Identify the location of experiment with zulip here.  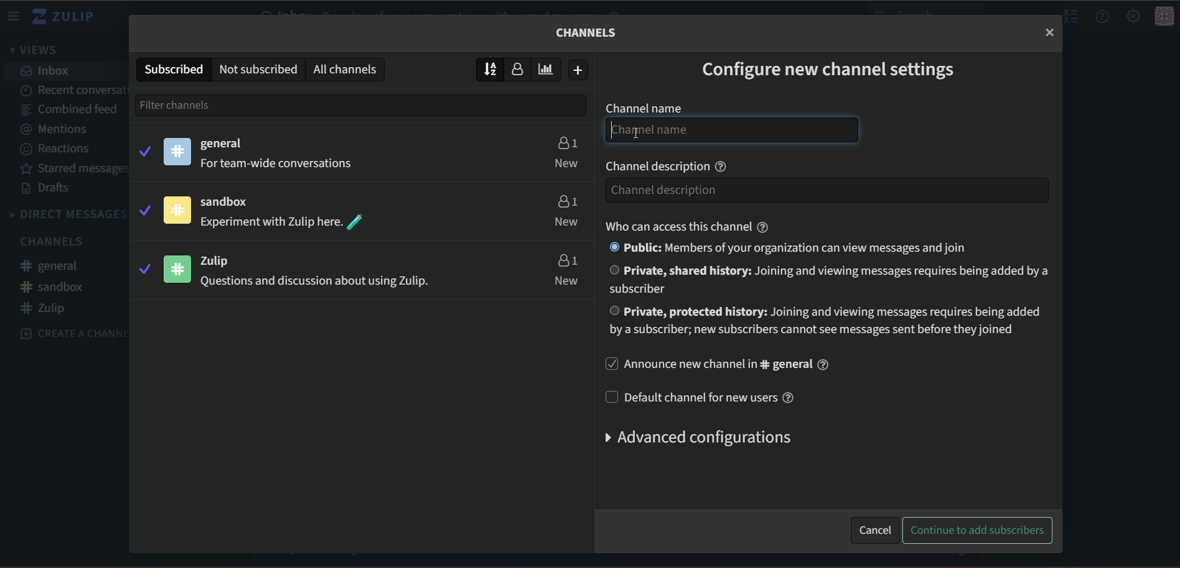
(284, 222).